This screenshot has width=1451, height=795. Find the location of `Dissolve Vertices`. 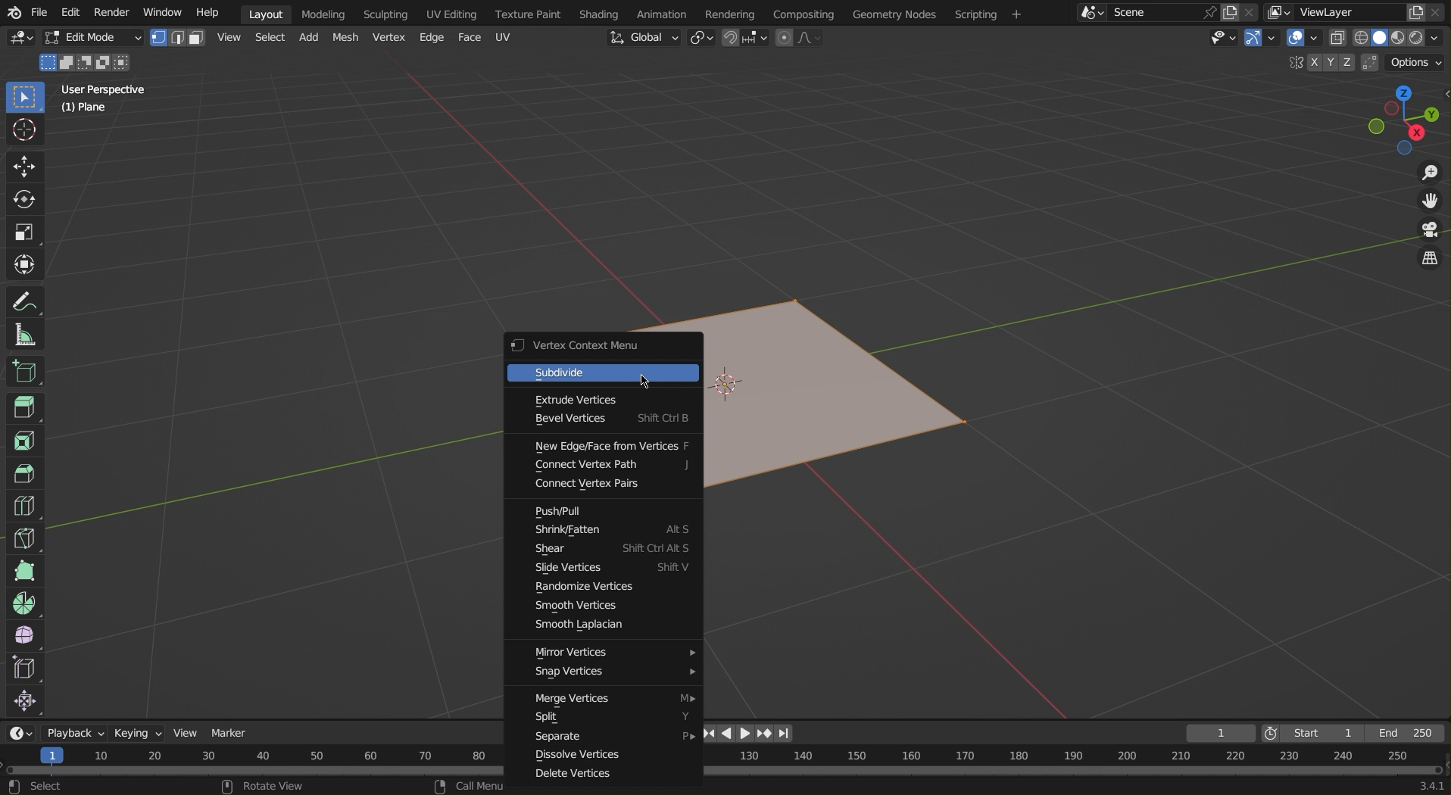

Dissolve Vertices is located at coordinates (607, 757).